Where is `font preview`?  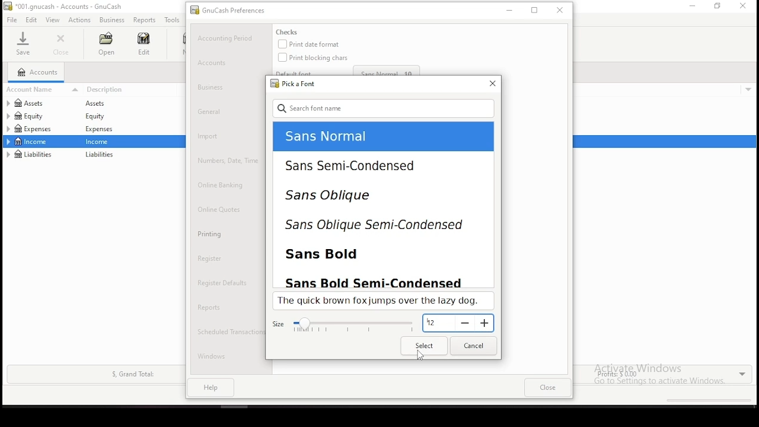 font preview is located at coordinates (382, 301).